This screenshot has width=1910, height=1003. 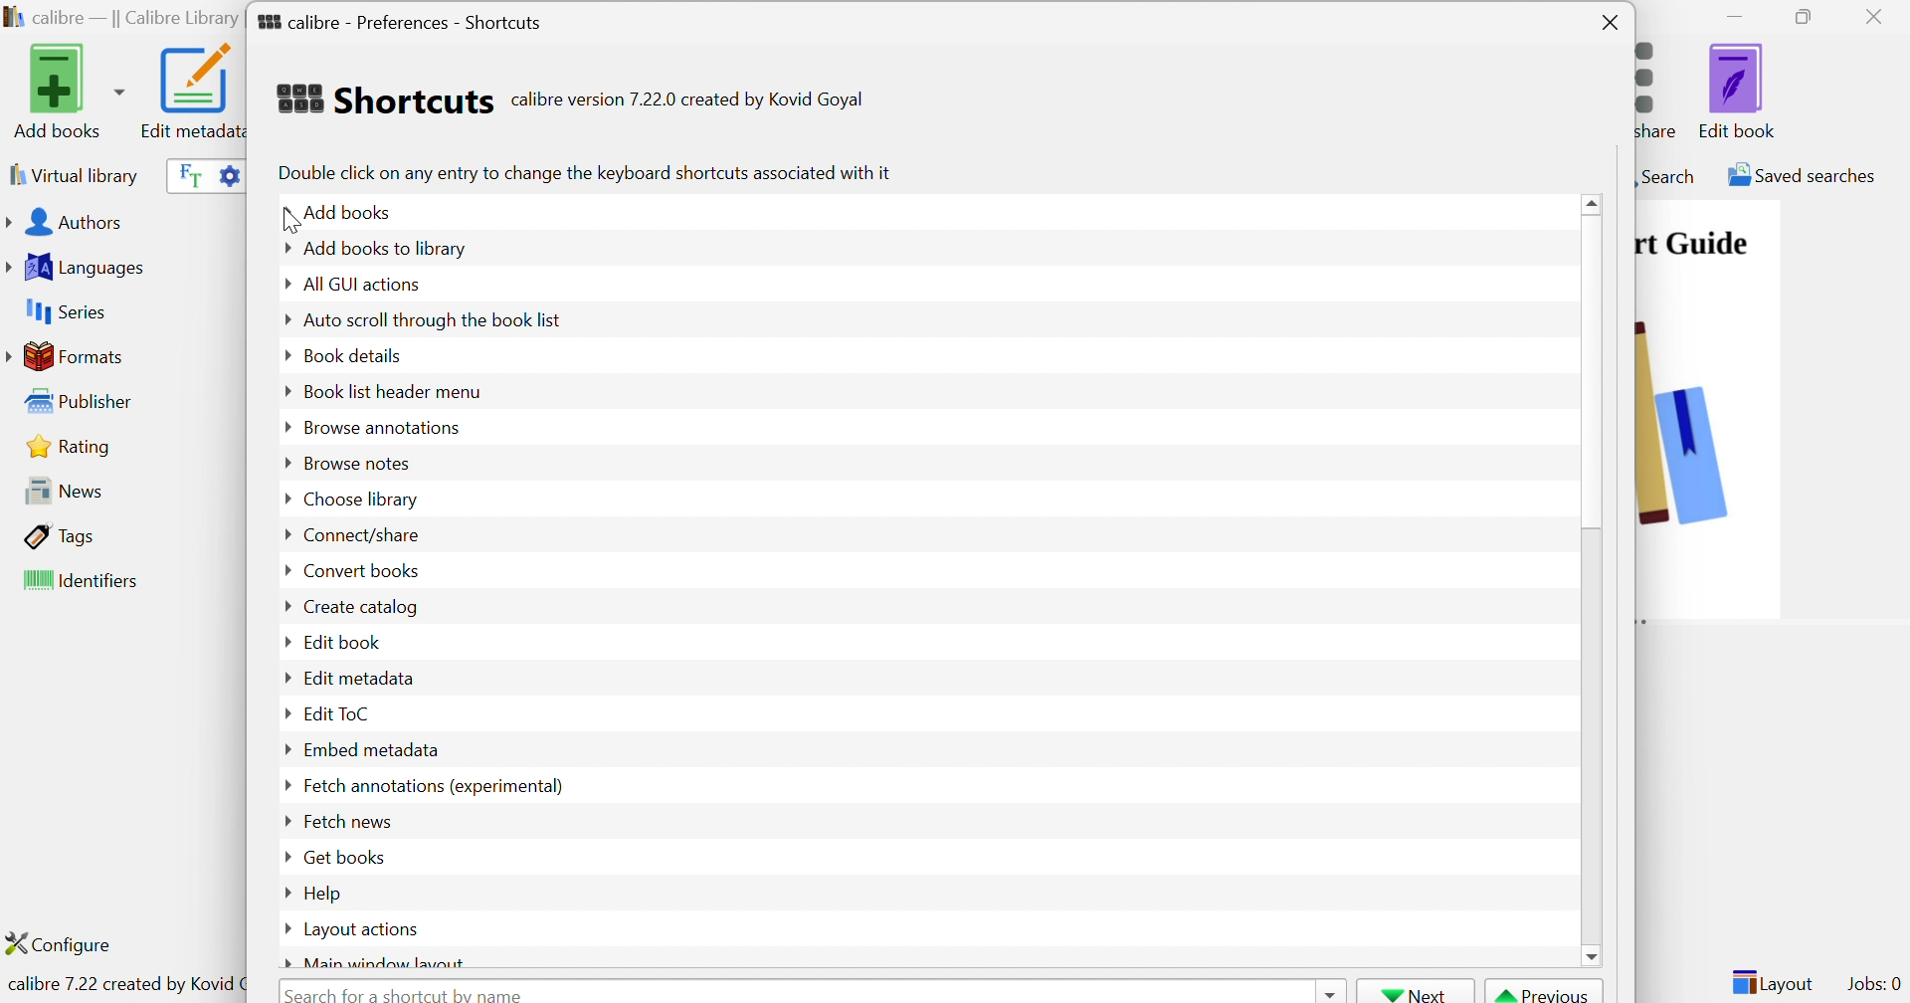 What do you see at coordinates (284, 644) in the screenshot?
I see `Drop Down` at bounding box center [284, 644].